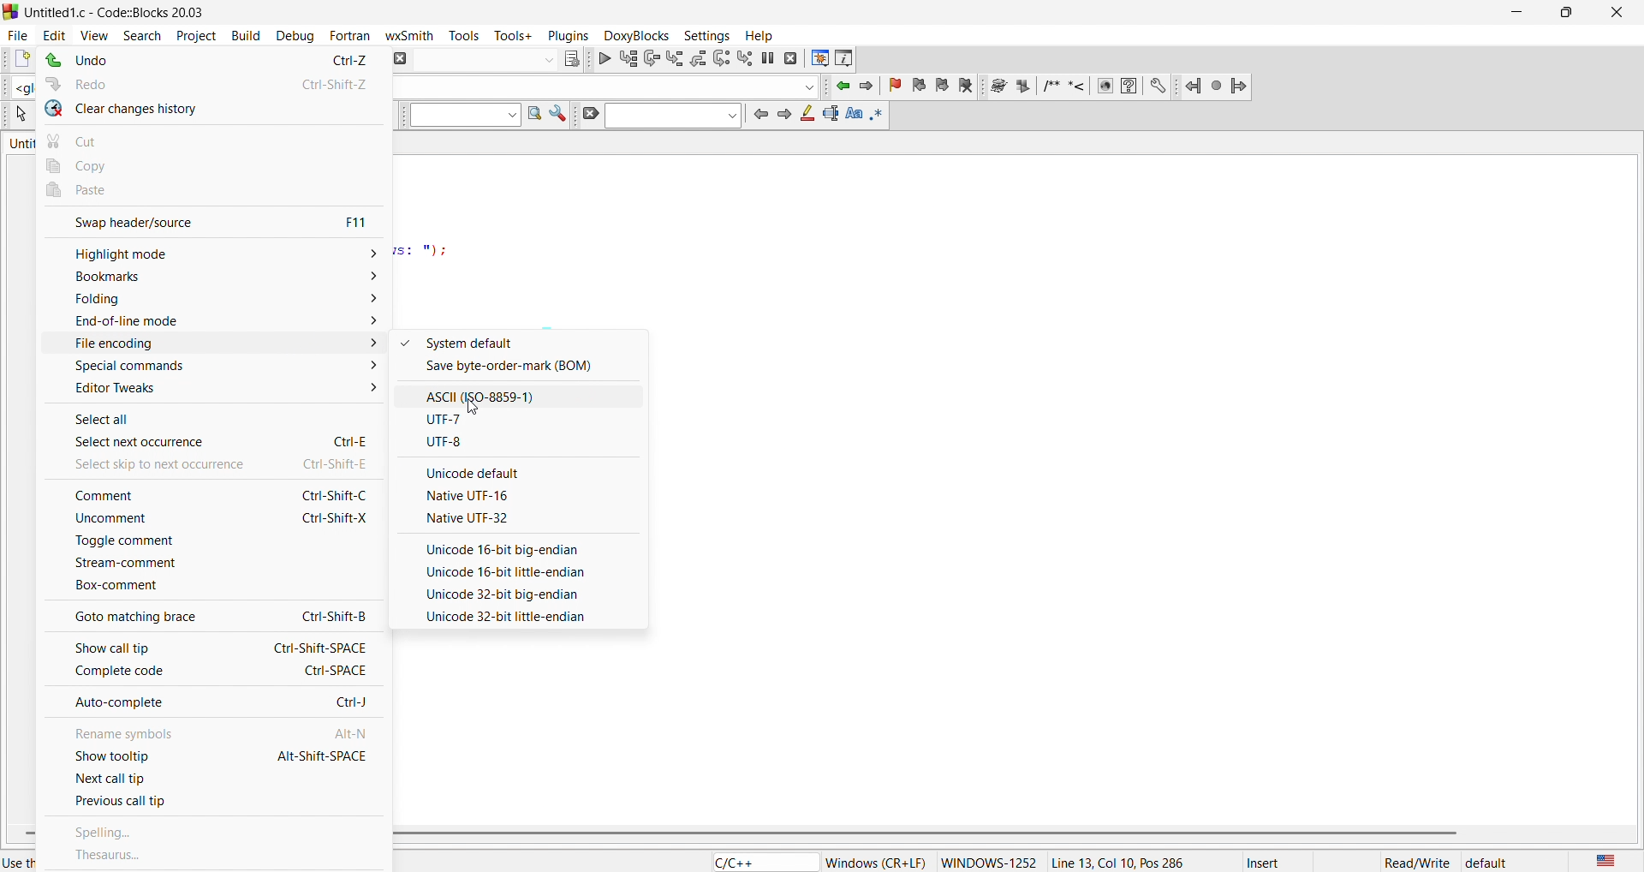  What do you see at coordinates (533, 470) in the screenshot?
I see `unicode default` at bounding box center [533, 470].